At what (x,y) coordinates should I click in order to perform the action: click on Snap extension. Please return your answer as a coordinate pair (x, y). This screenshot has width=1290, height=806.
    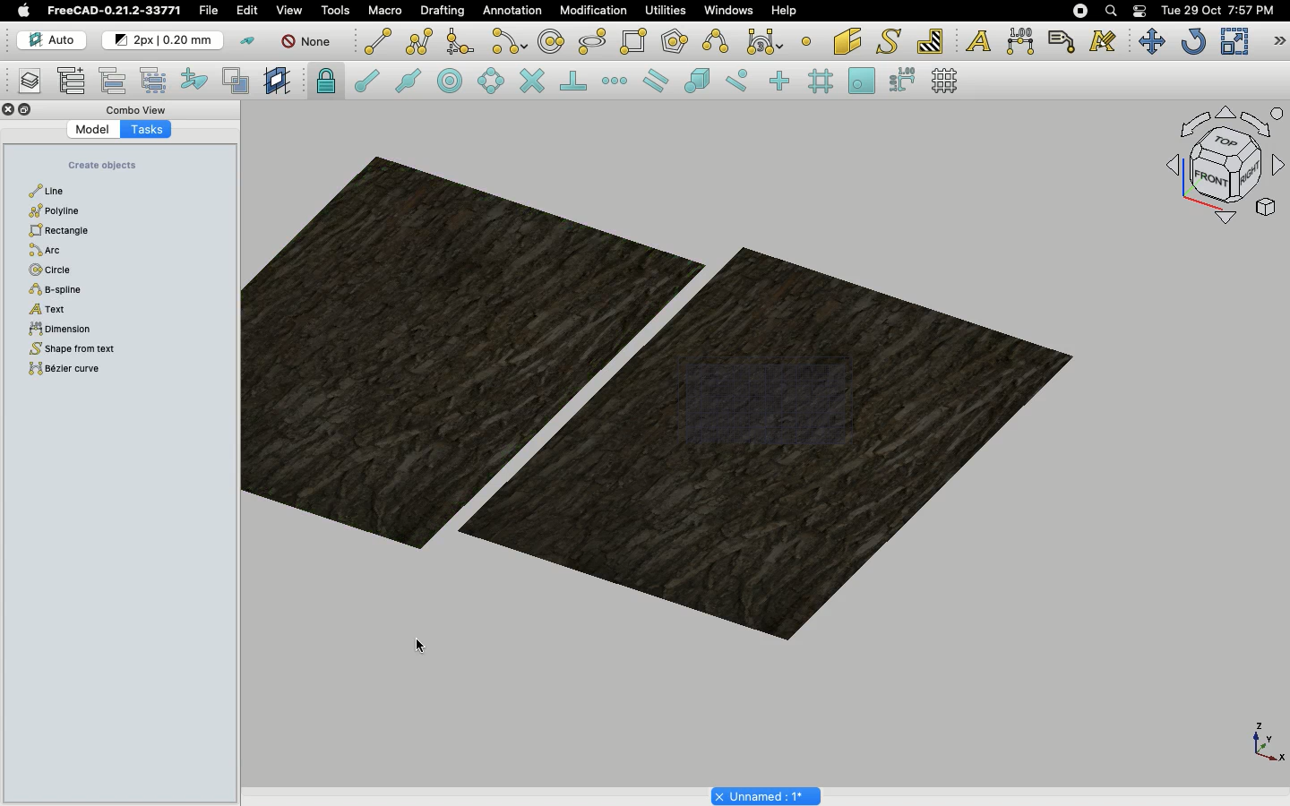
    Looking at the image, I should click on (616, 81).